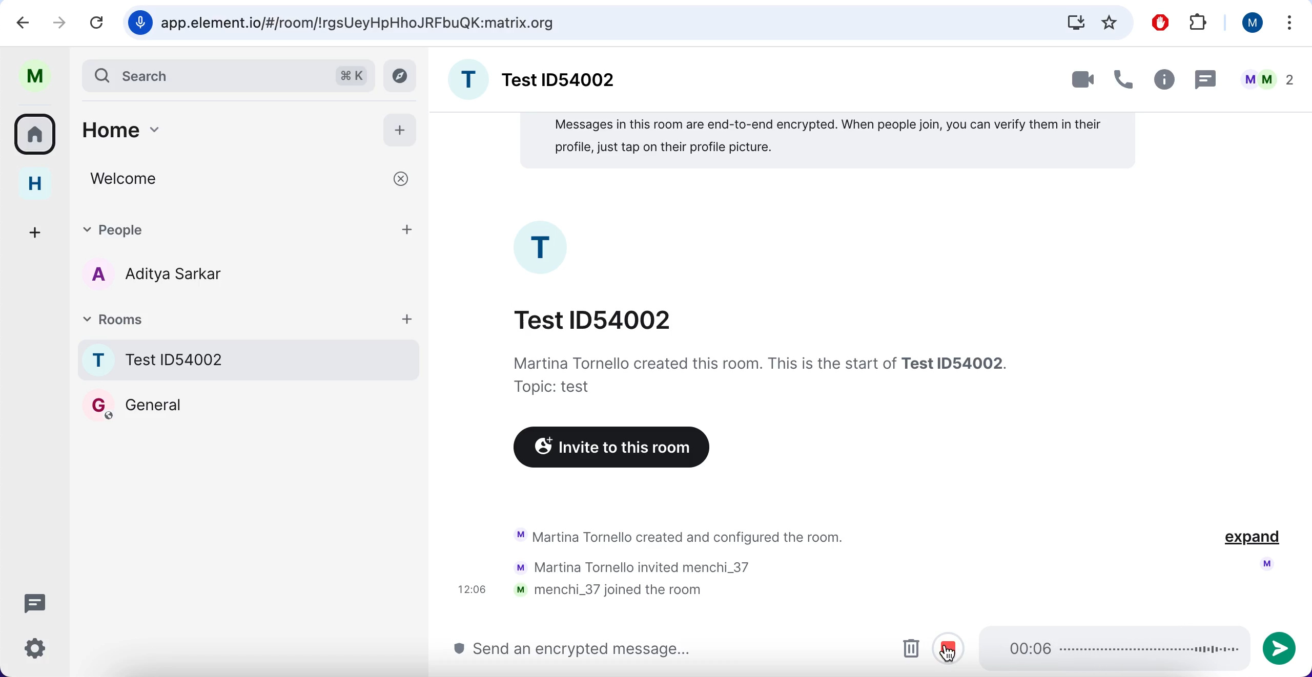 The width and height of the screenshot is (1312, 677). I want to click on delete, so click(909, 648).